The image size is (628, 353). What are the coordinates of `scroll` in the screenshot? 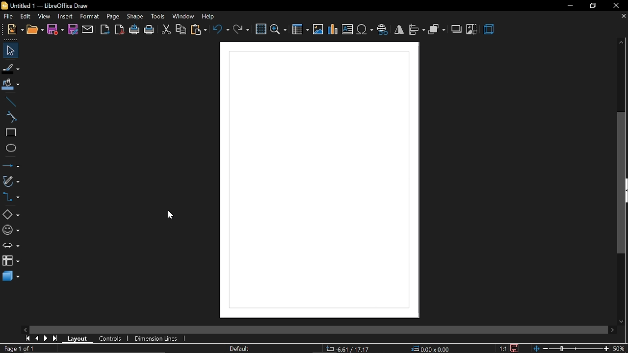 It's located at (314, 328).